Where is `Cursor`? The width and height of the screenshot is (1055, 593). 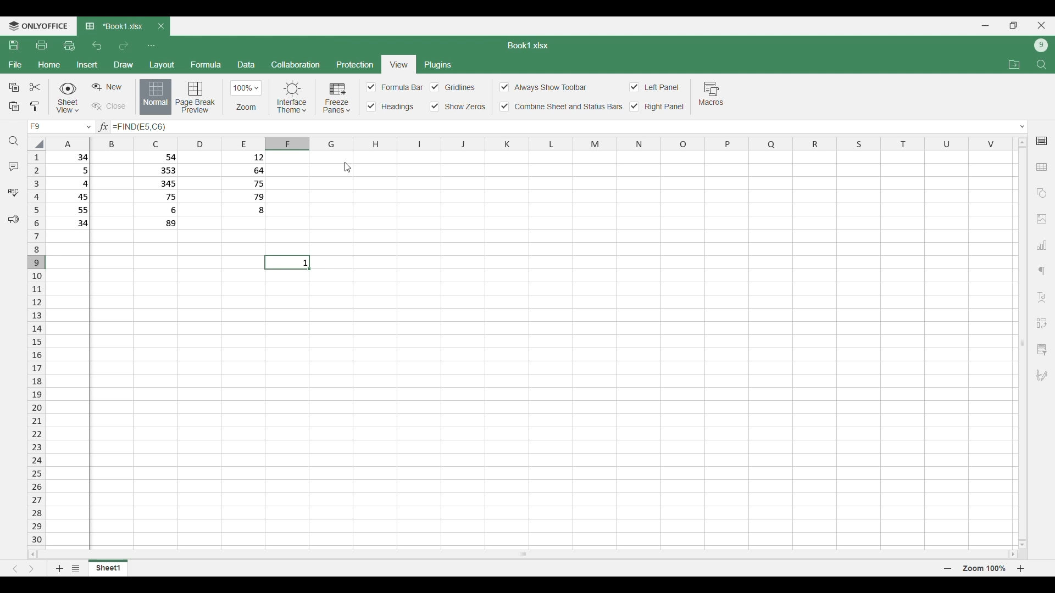
Cursor is located at coordinates (348, 168).